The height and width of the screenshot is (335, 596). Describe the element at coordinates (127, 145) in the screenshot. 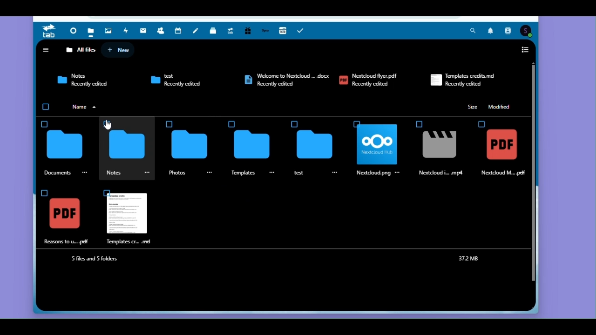

I see `Icon` at that location.